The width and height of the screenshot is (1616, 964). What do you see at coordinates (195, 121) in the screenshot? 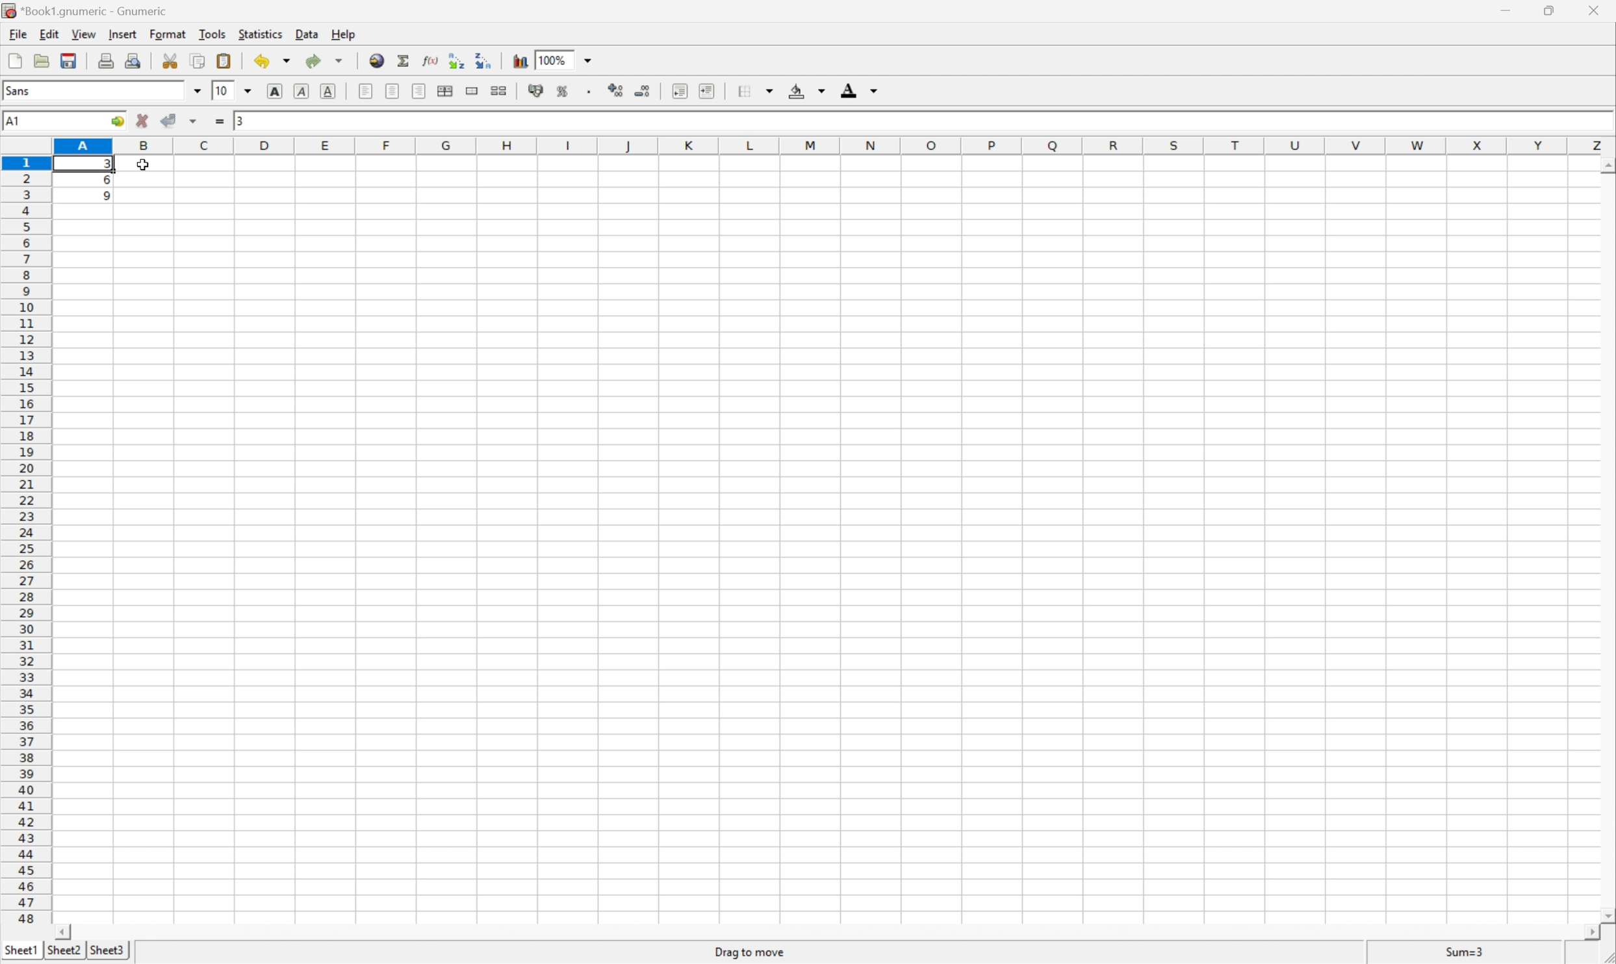
I see `Accept changes in multiple cells` at bounding box center [195, 121].